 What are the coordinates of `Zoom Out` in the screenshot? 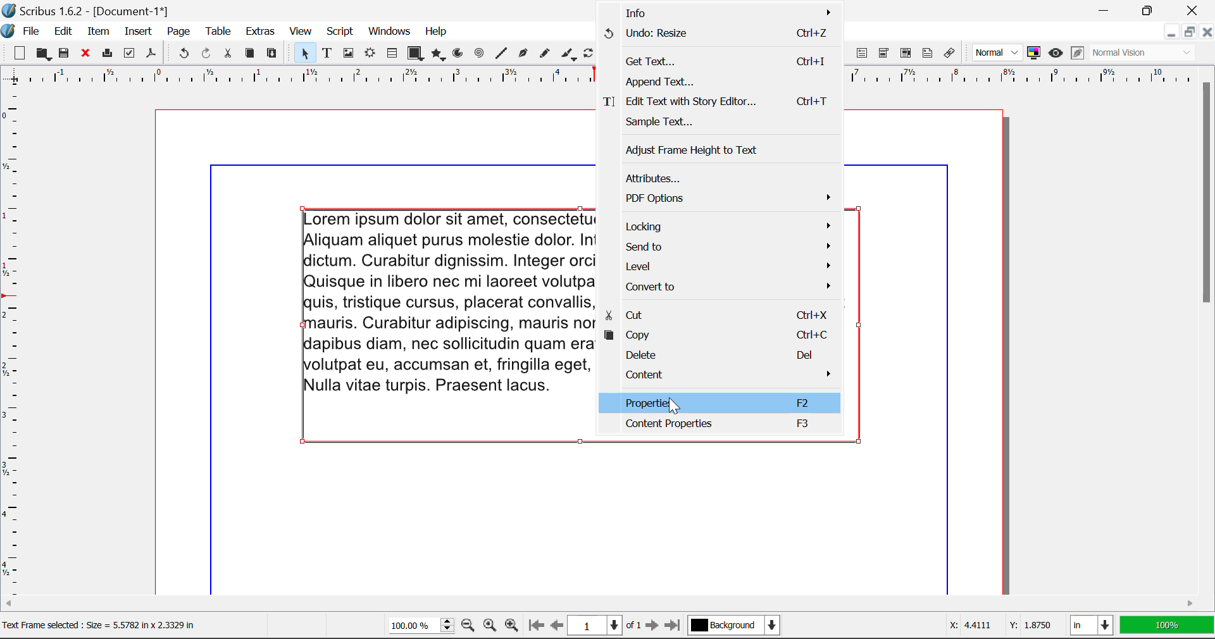 It's located at (470, 626).